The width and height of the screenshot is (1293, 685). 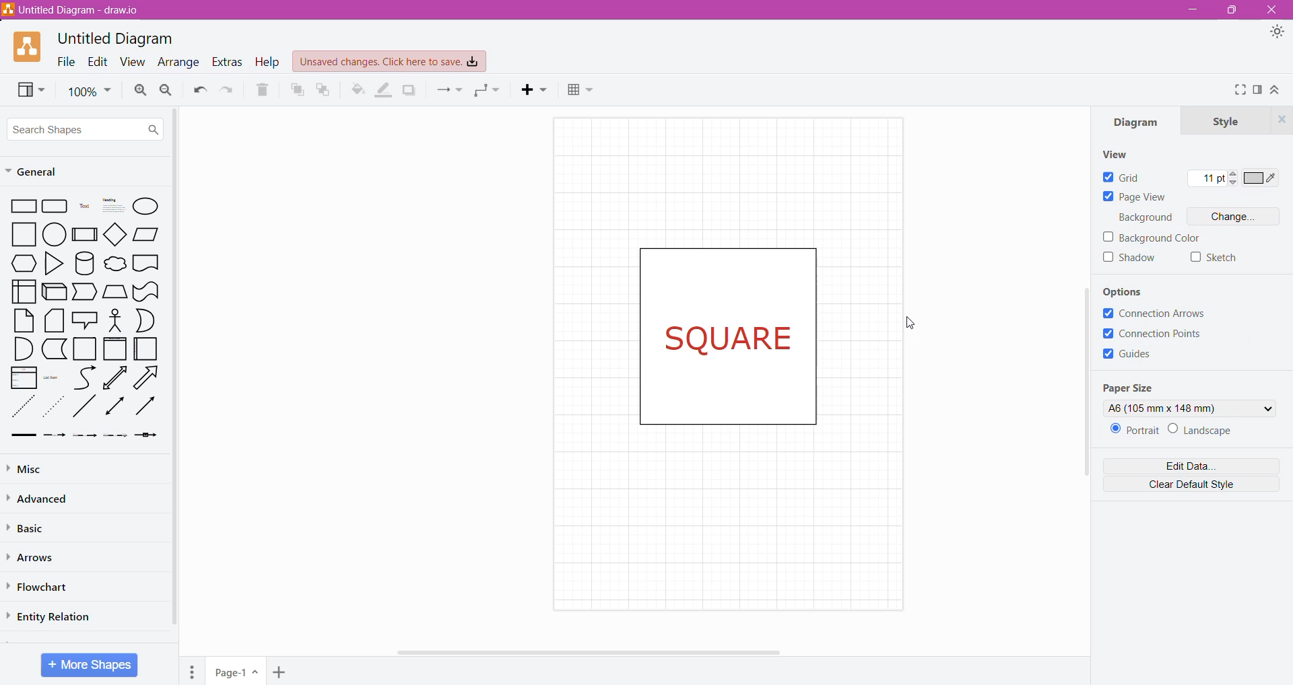 I want to click on Upward line, so click(x=114, y=377).